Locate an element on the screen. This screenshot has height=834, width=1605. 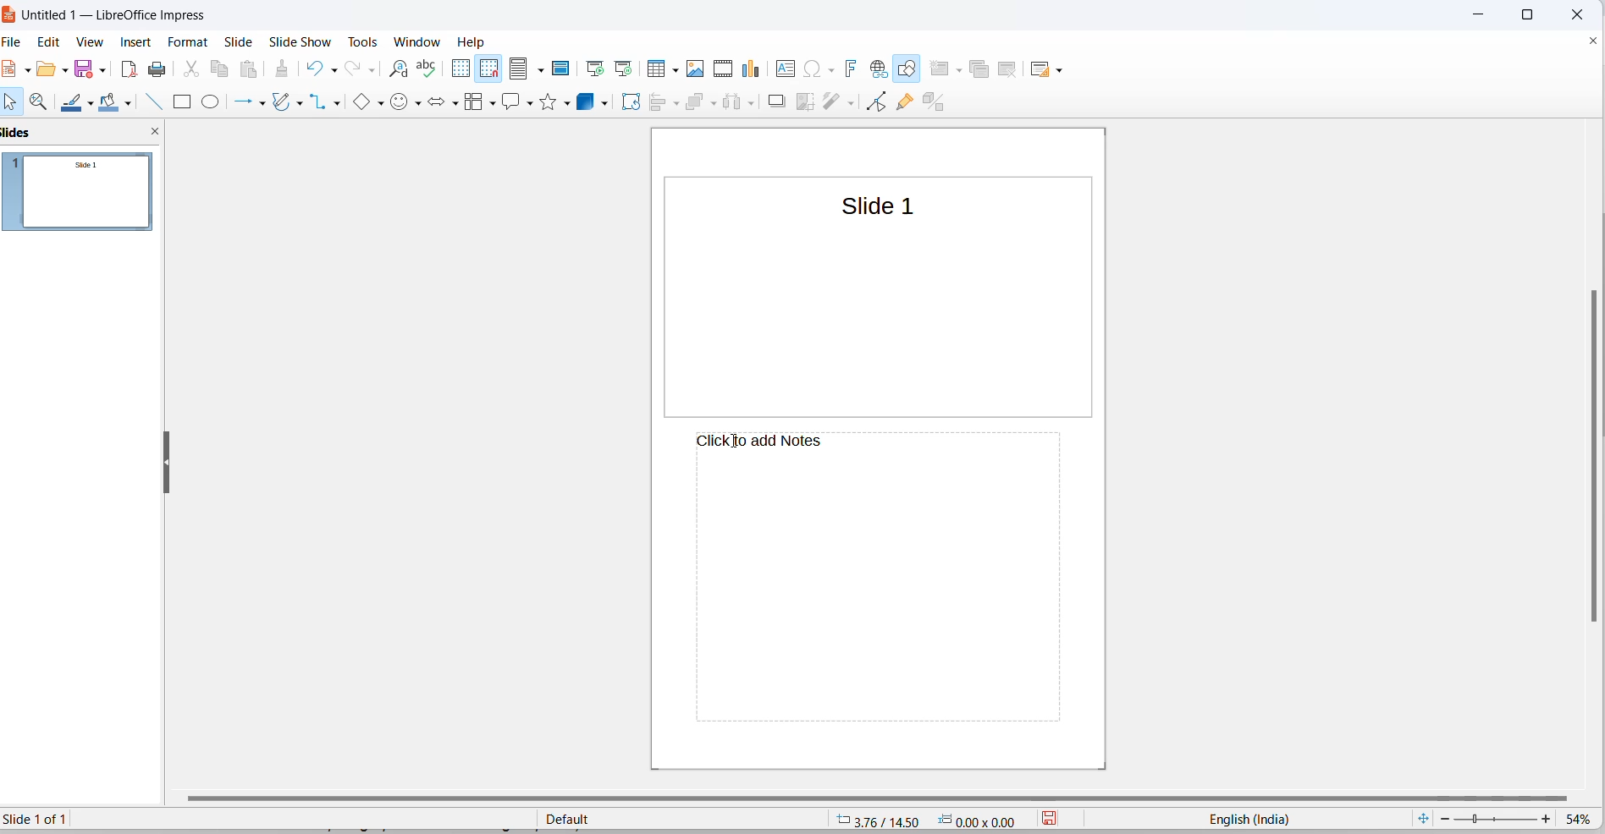
edit is located at coordinates (52, 41).